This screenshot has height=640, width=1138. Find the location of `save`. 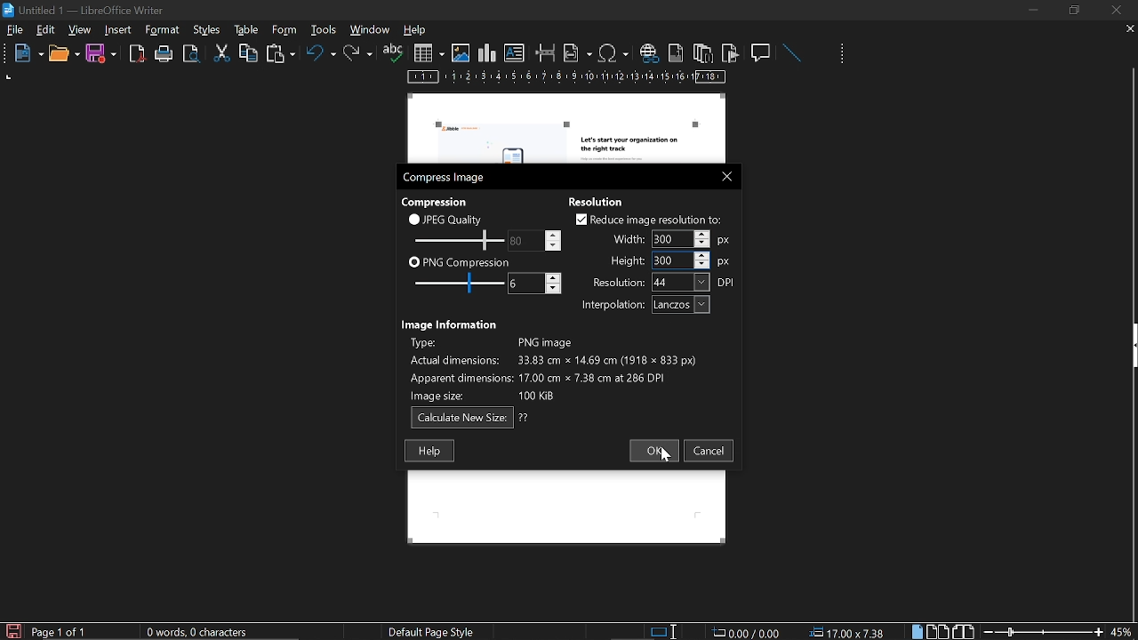

save is located at coordinates (101, 54).